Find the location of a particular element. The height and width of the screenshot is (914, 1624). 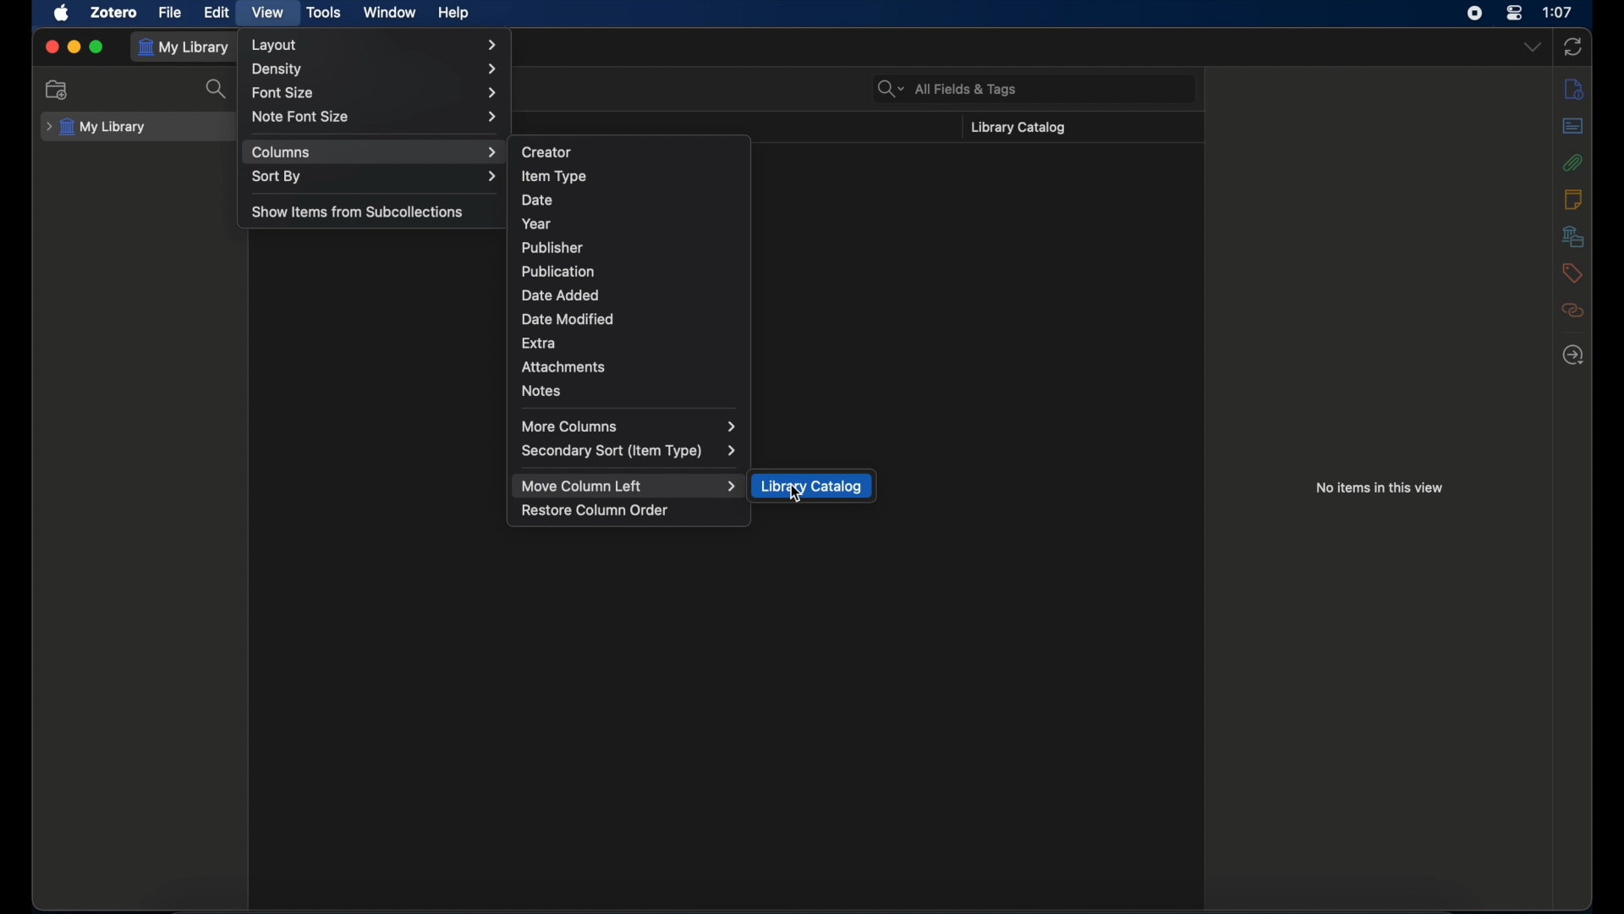

font size is located at coordinates (375, 94).